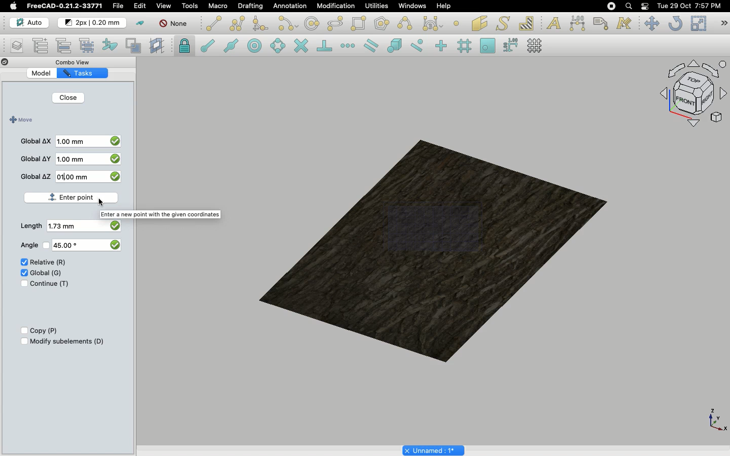 This screenshot has width=730, height=456. What do you see at coordinates (290, 6) in the screenshot?
I see `Annotation` at bounding box center [290, 6].